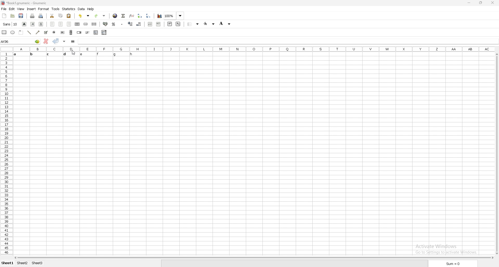 The width and height of the screenshot is (499, 267). Describe the element at coordinates (4, 9) in the screenshot. I see `file` at that location.